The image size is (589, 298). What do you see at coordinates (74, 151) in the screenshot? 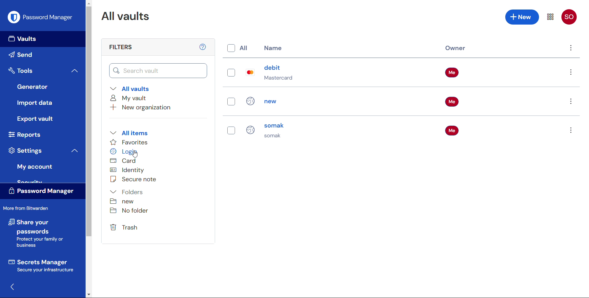
I see `Collapse settings menu ` at bounding box center [74, 151].